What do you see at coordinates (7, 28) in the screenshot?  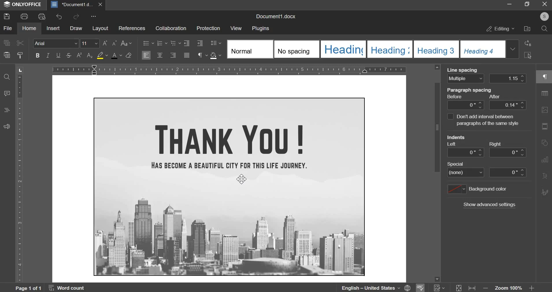 I see `file` at bounding box center [7, 28].